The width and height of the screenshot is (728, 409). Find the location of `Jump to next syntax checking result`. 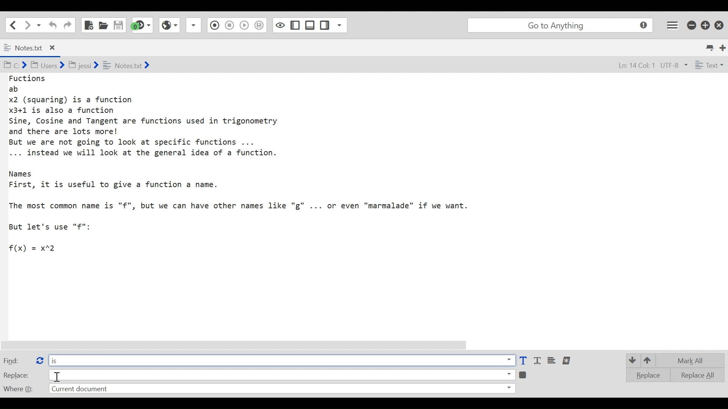

Jump to next syntax checking result is located at coordinates (142, 25).